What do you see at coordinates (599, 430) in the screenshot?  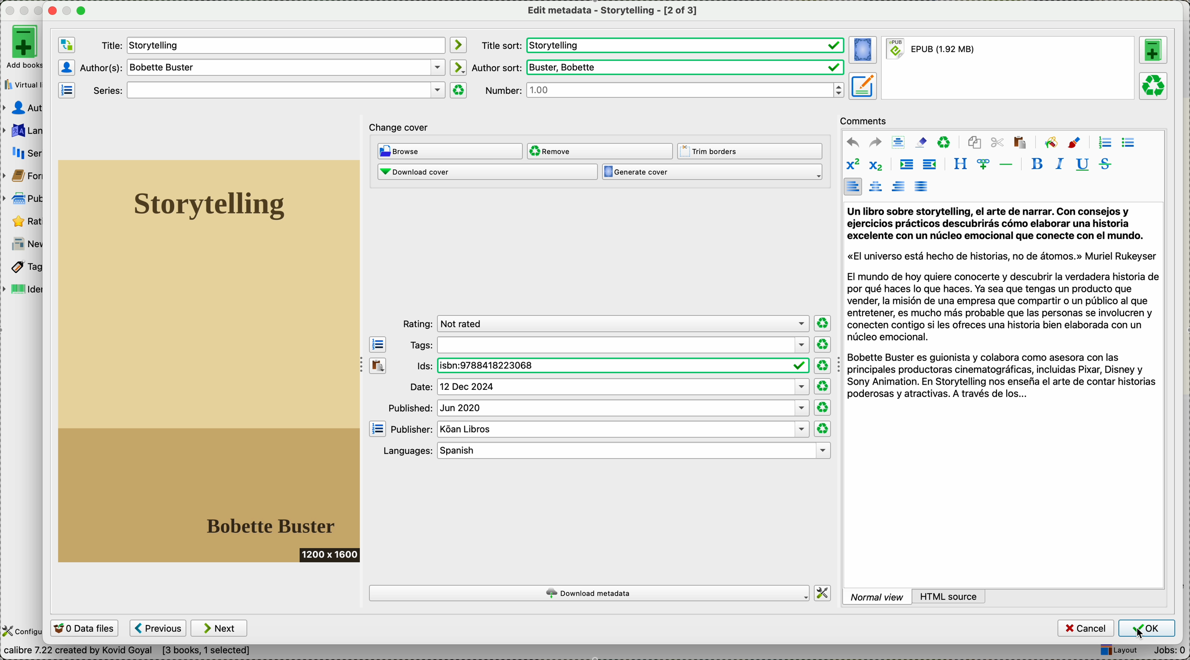 I see `publisher` at bounding box center [599, 430].